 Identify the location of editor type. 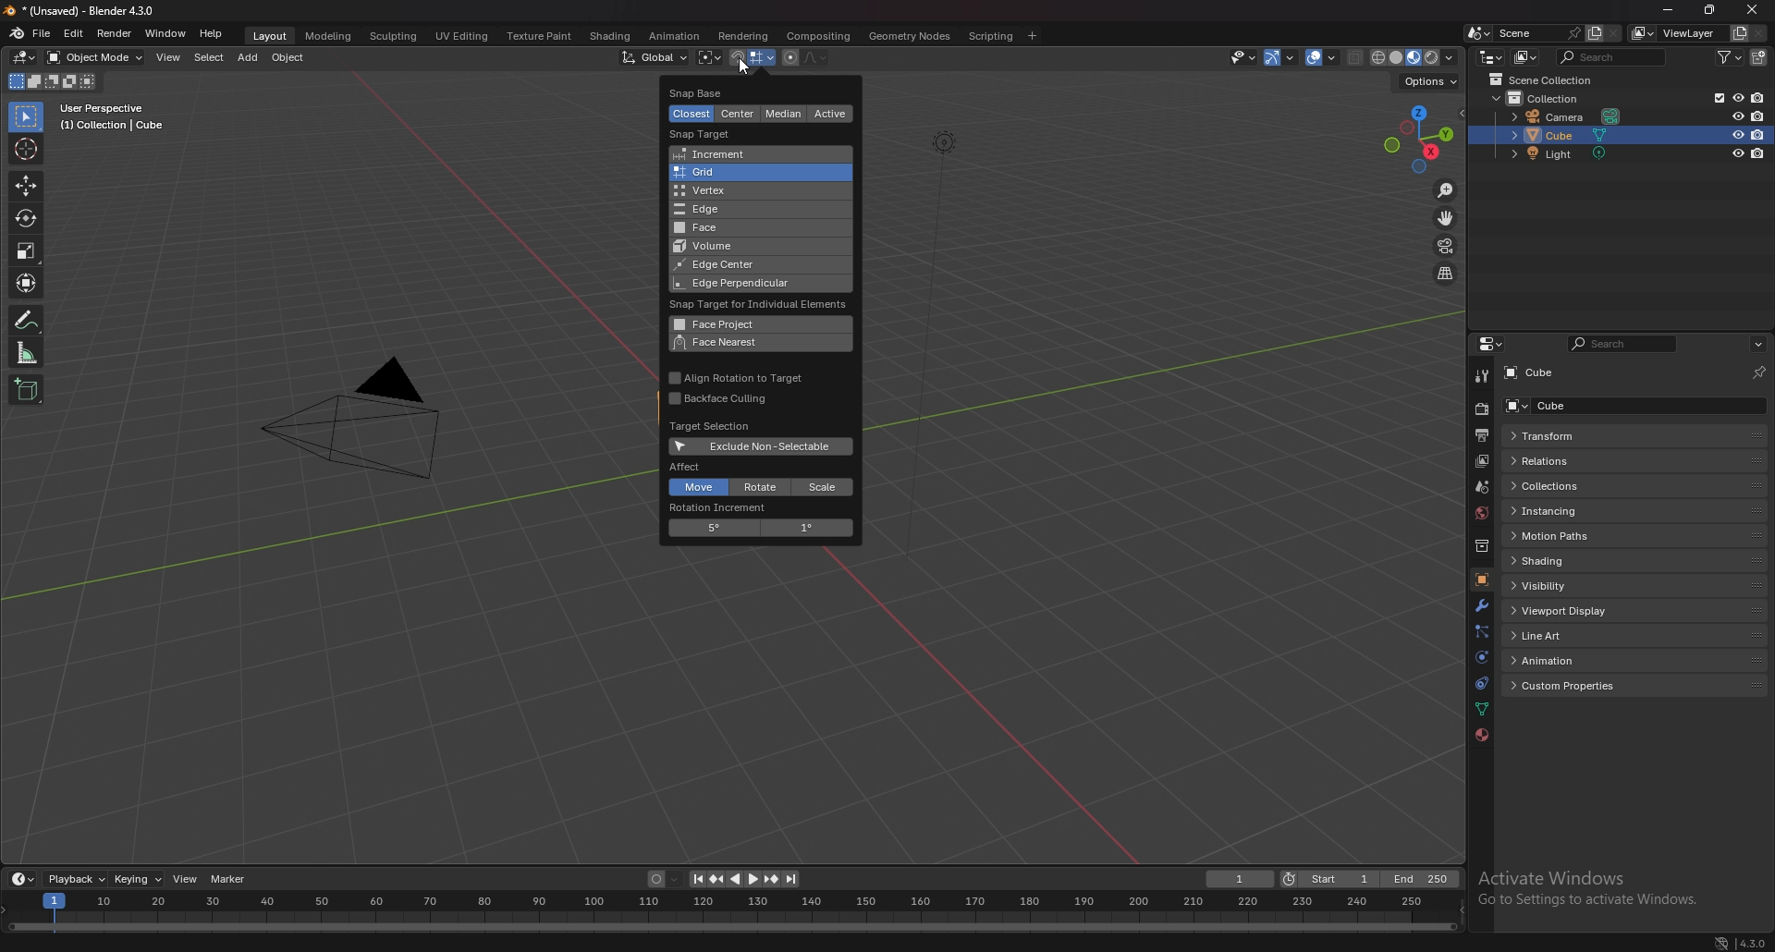
(1490, 55).